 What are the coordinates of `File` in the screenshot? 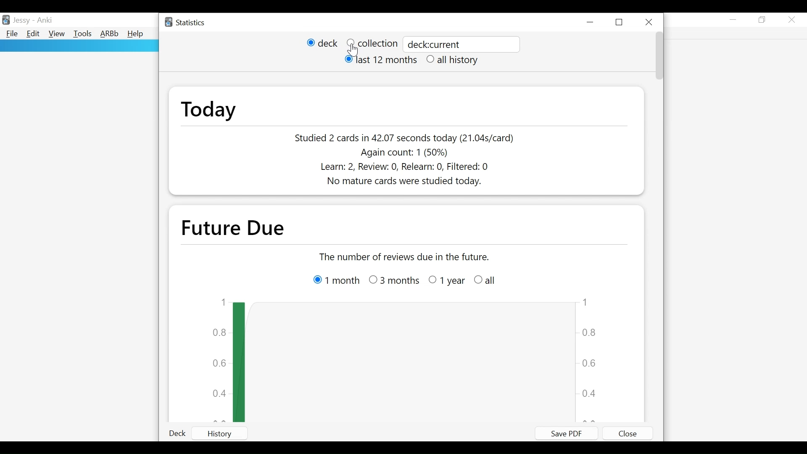 It's located at (11, 34).